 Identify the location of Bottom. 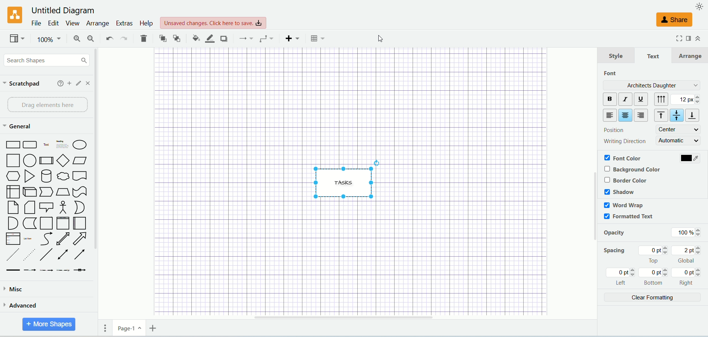
(654, 277).